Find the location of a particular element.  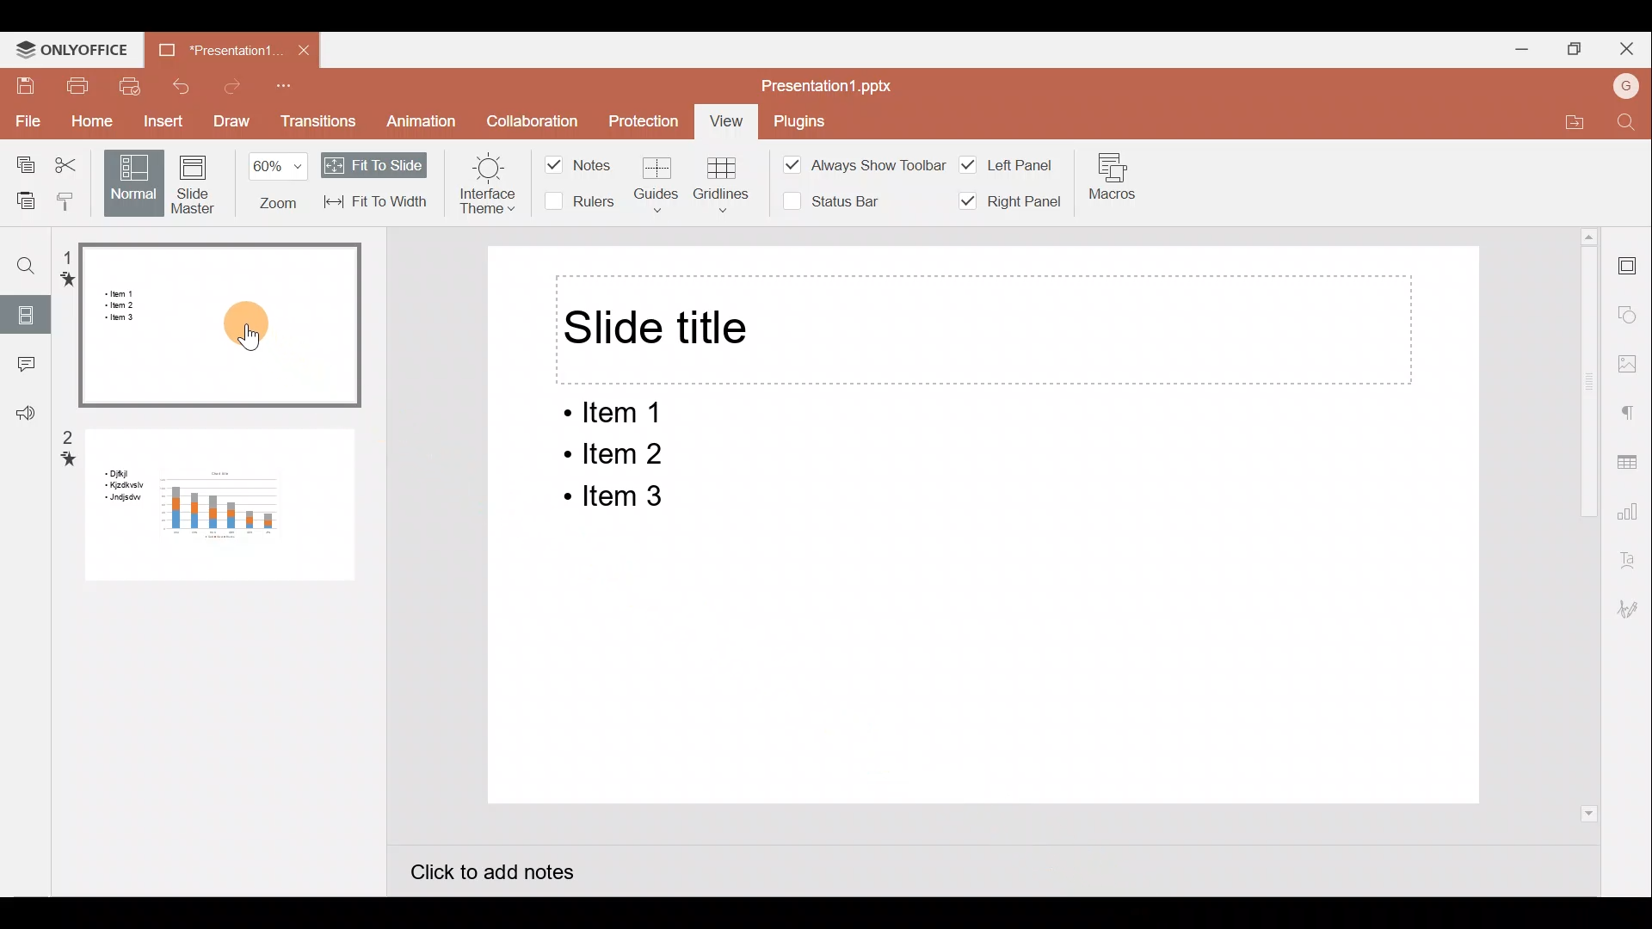

Minimize is located at coordinates (1509, 48).